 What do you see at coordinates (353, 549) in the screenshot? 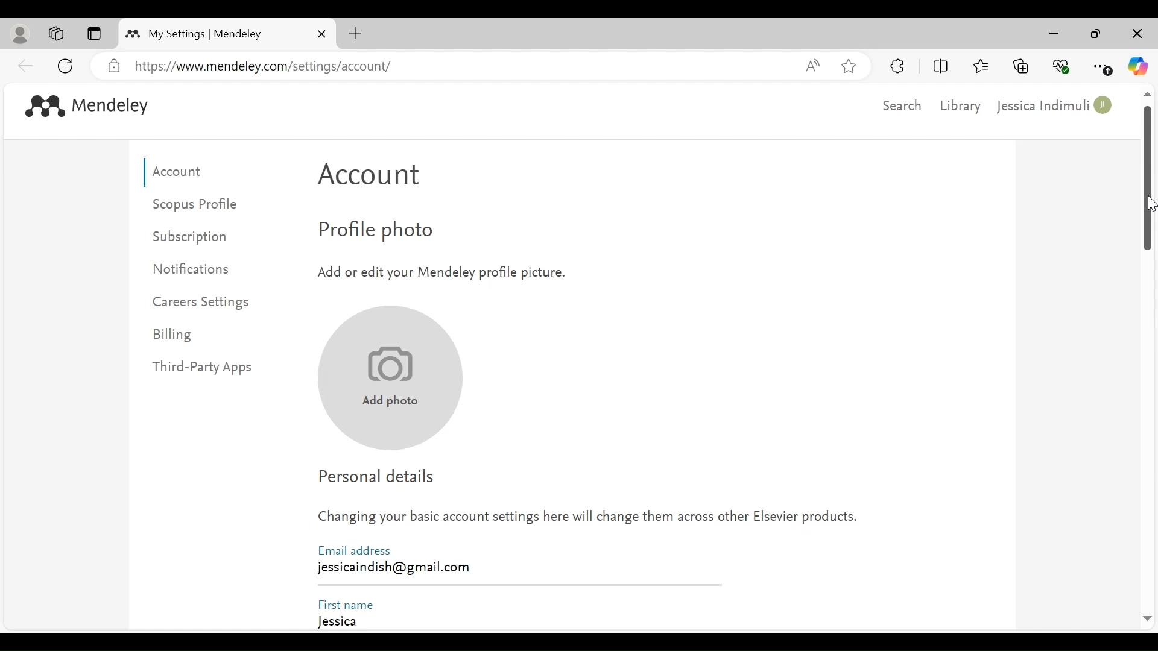
I see `Email Address` at bounding box center [353, 549].